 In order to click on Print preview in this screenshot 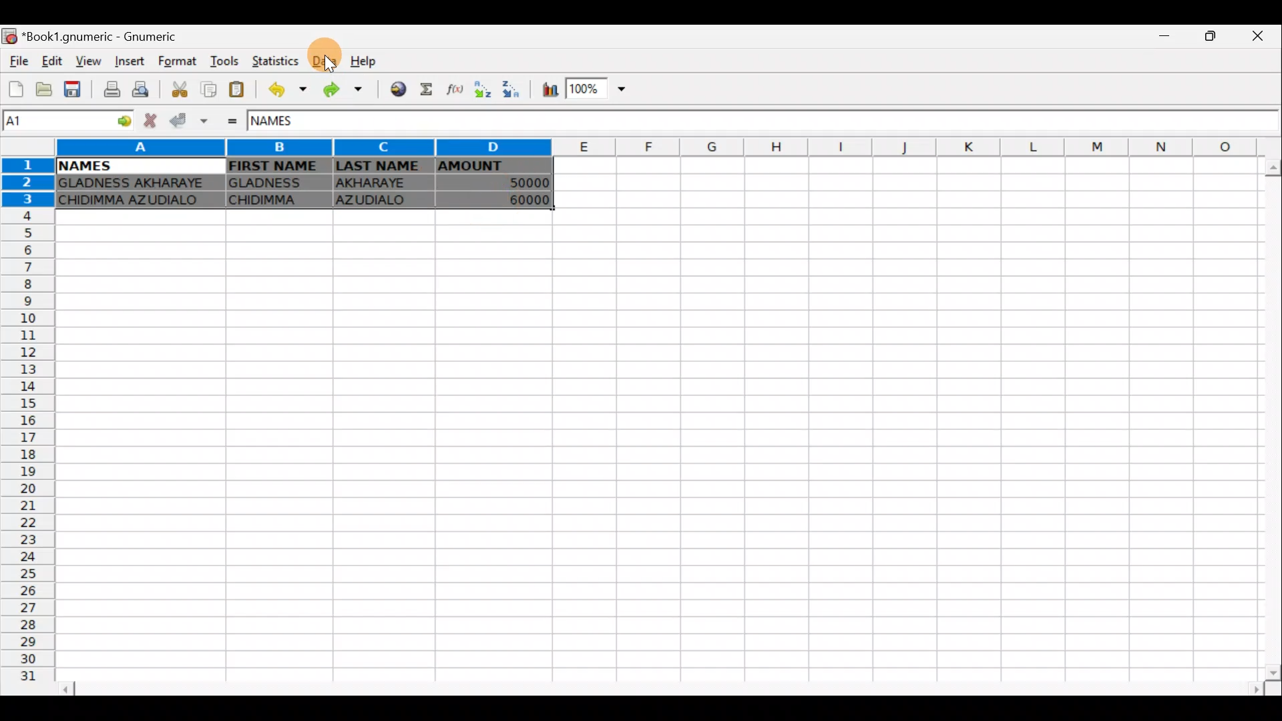, I will do `click(144, 88)`.